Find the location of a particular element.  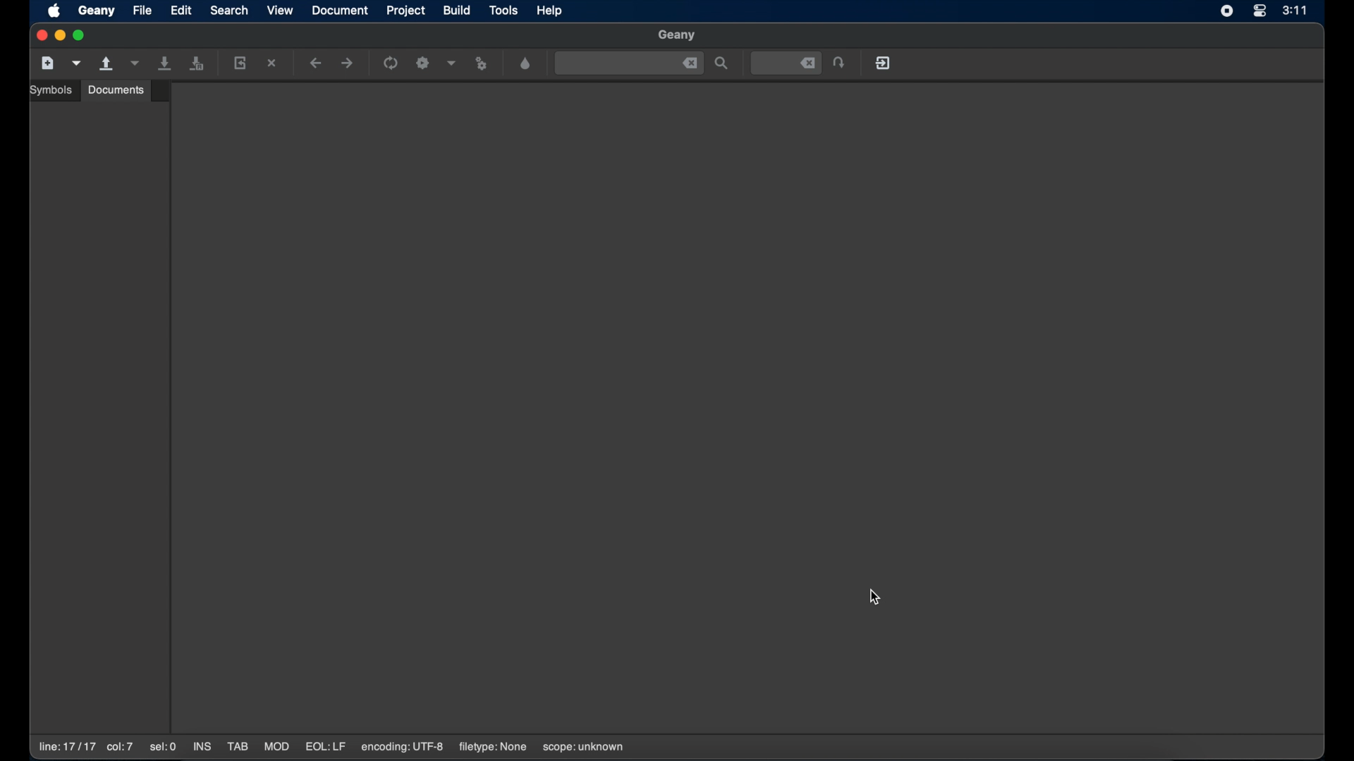

sel:0 is located at coordinates (164, 748).